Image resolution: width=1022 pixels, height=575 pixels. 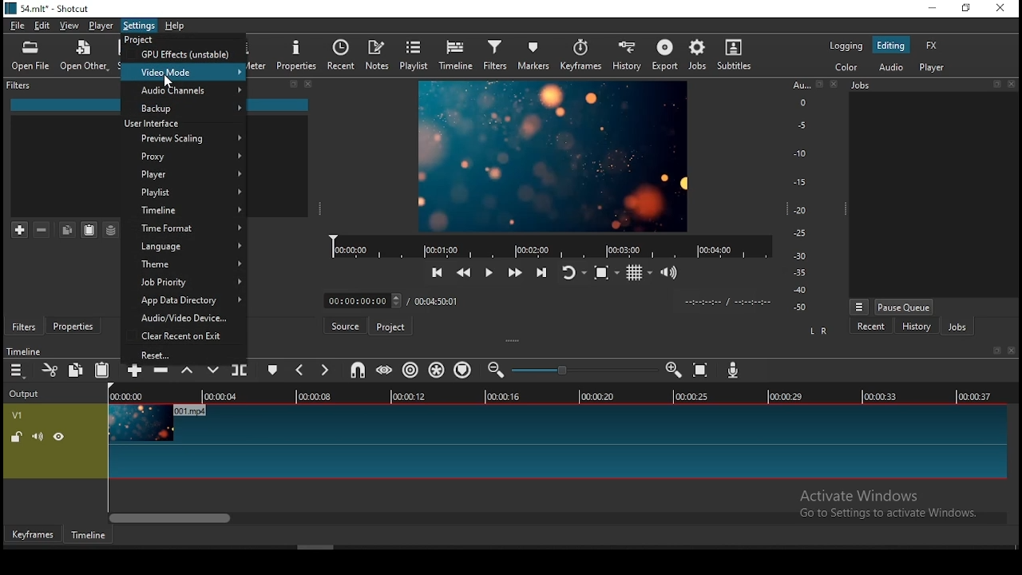 What do you see at coordinates (184, 193) in the screenshot?
I see `playlist` at bounding box center [184, 193].